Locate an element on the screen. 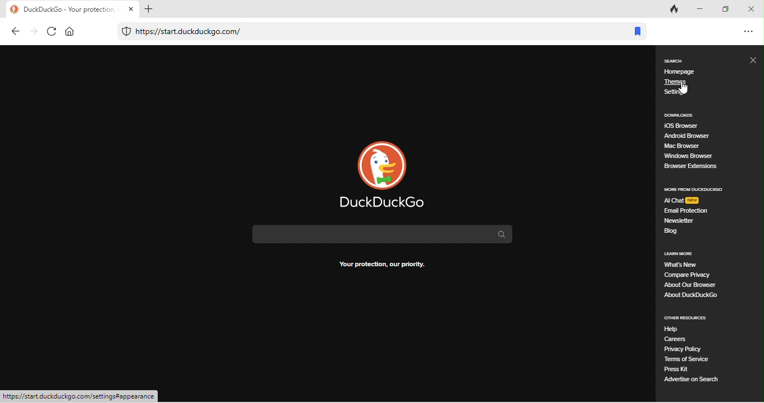  terms of service is located at coordinates (690, 359).